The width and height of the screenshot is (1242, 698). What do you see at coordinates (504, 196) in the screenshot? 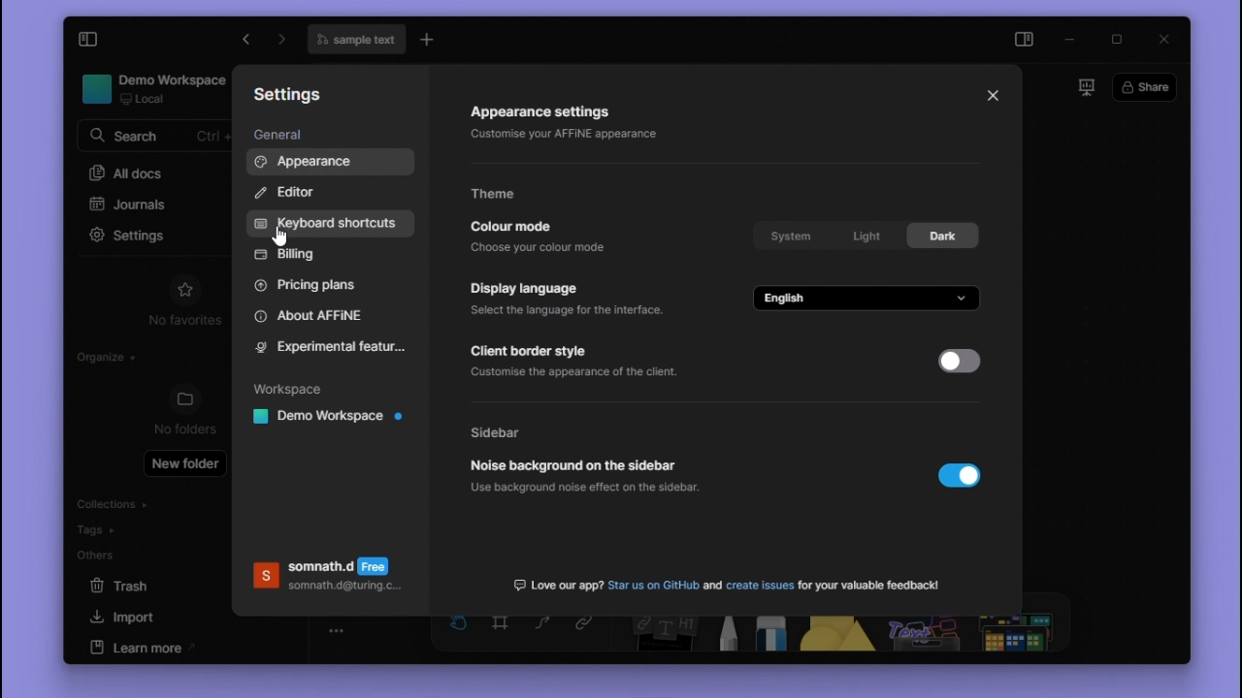
I see `Theme` at bounding box center [504, 196].